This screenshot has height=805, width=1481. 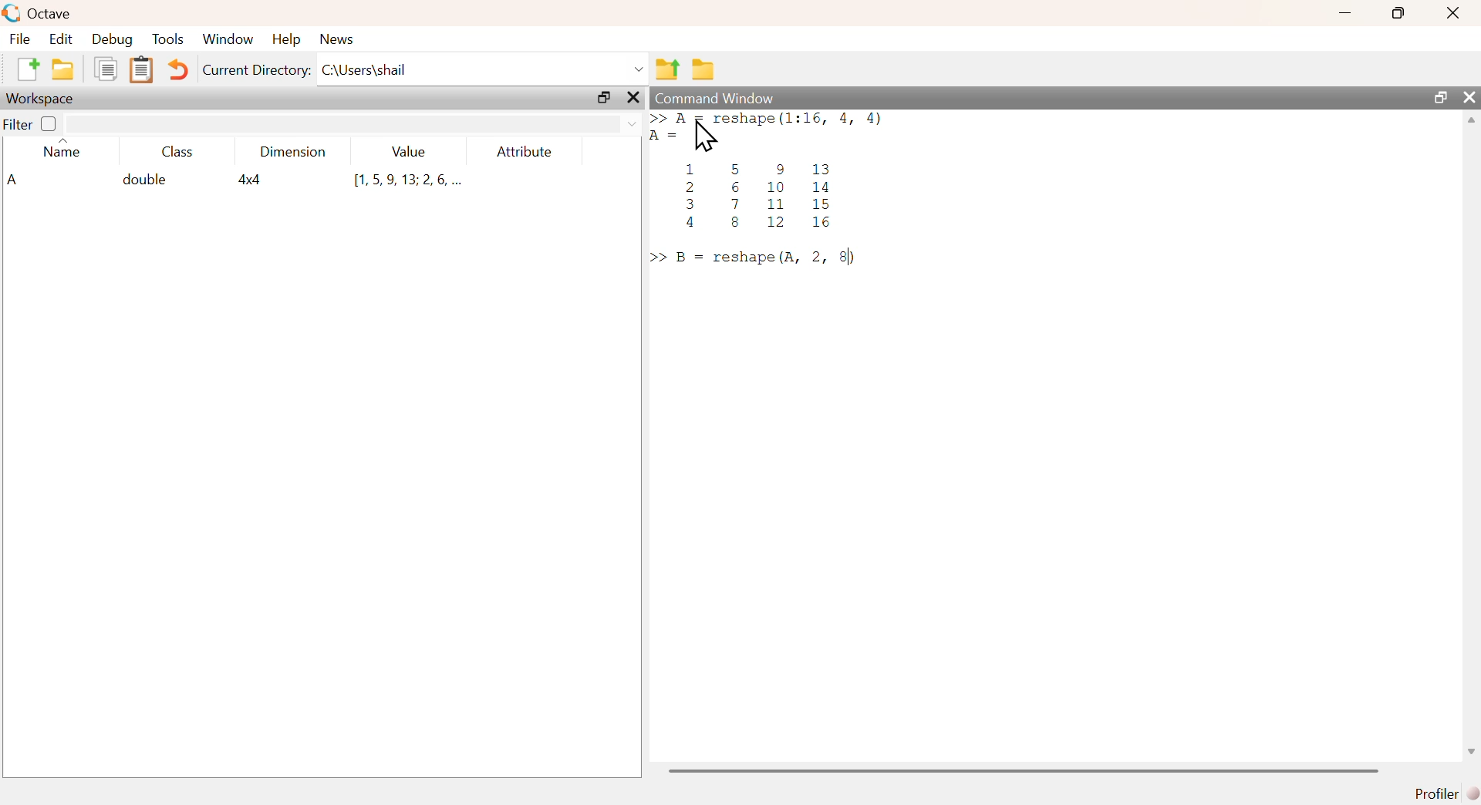 I want to click on File, so click(x=22, y=39).